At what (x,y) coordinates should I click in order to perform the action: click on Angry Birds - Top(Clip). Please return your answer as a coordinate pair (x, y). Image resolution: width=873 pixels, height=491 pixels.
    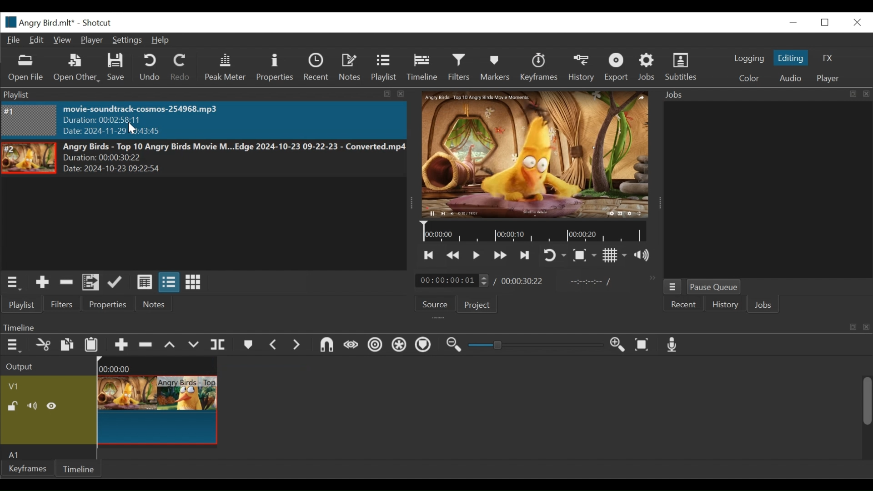
    Looking at the image, I should click on (157, 410).